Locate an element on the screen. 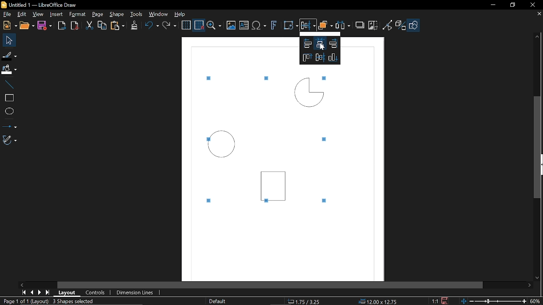 The width and height of the screenshot is (543, 305). Close window is located at coordinates (530, 5).